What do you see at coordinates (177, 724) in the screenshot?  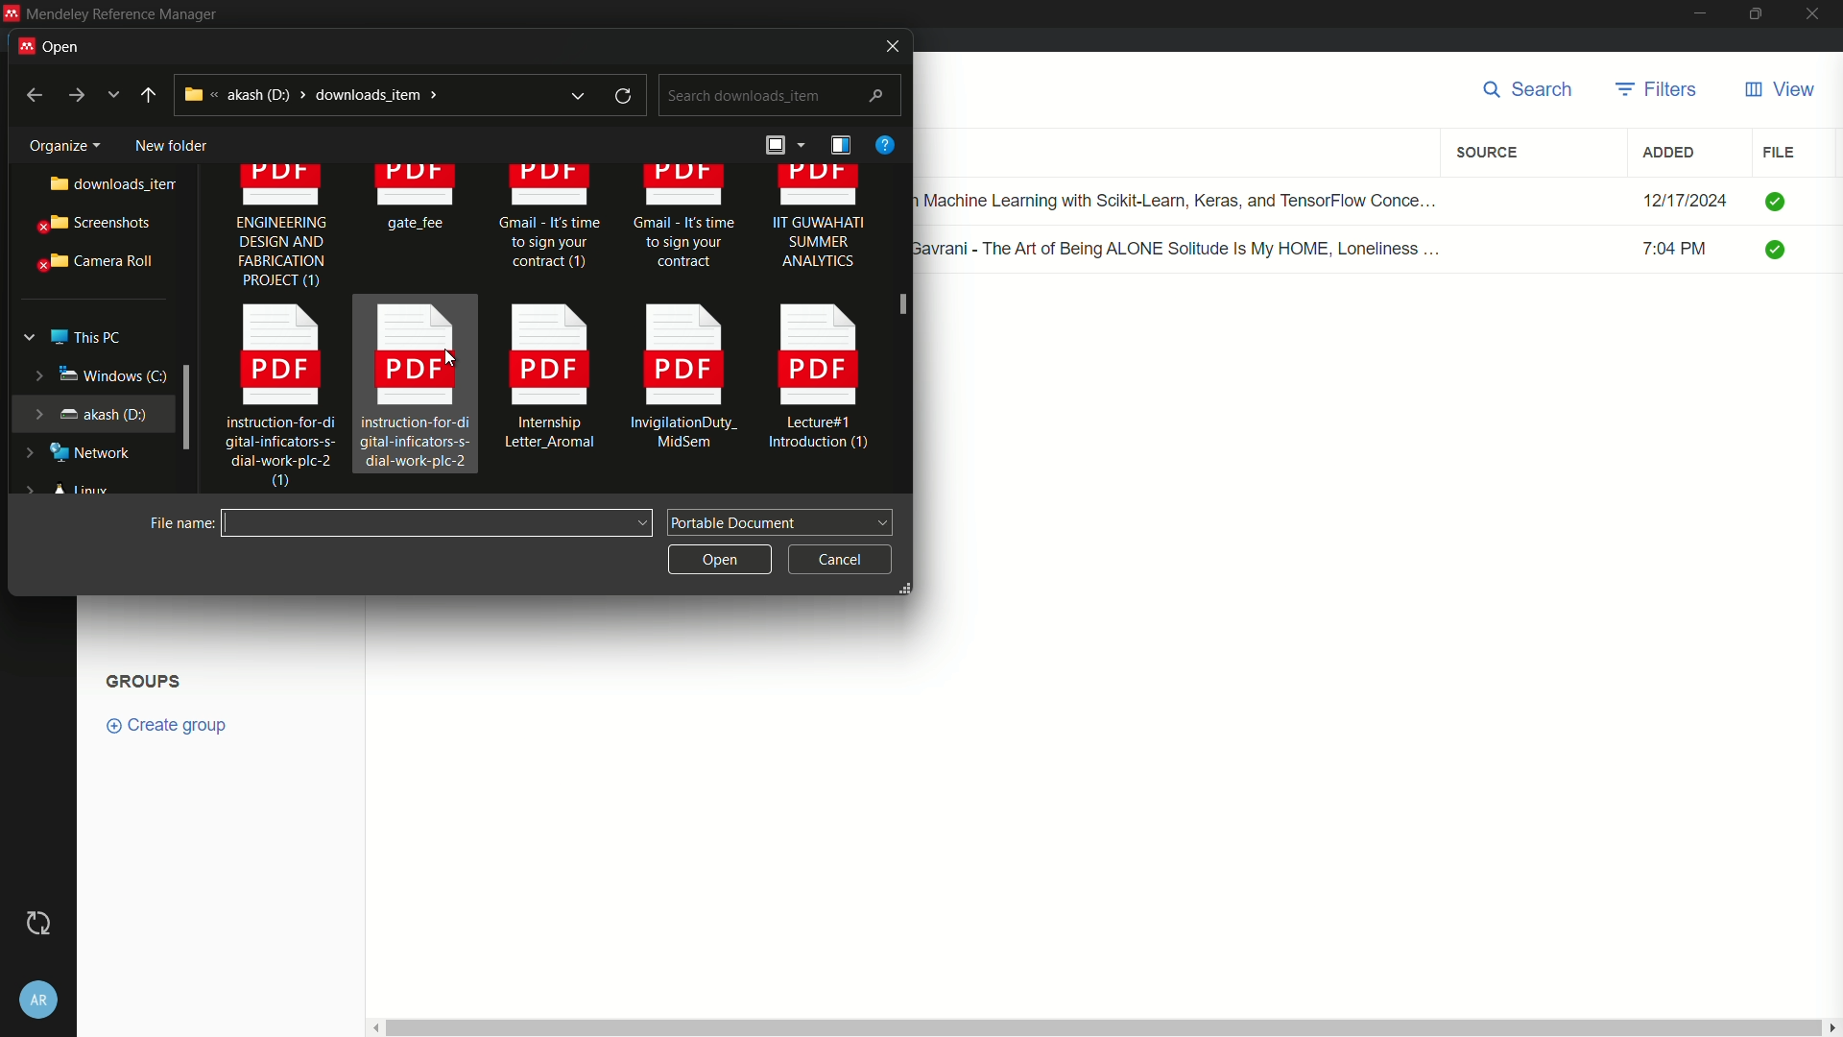 I see `create group` at bounding box center [177, 724].